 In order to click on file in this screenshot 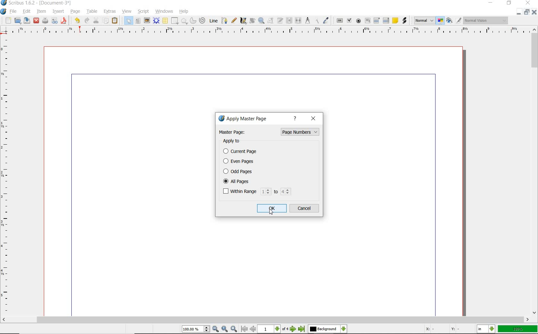, I will do `click(14, 11)`.